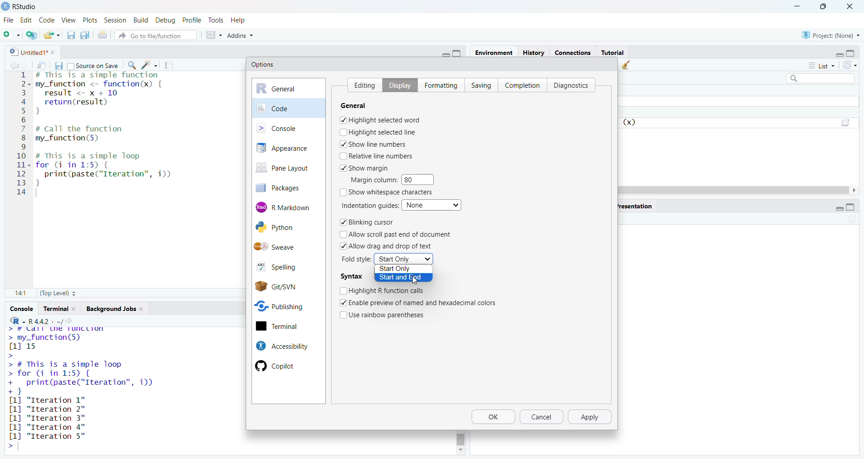 The image size is (864, 459). What do you see at coordinates (401, 270) in the screenshot?
I see `start only` at bounding box center [401, 270].